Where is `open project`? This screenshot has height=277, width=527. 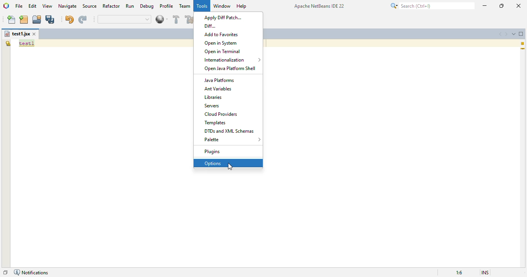
open project is located at coordinates (37, 20).